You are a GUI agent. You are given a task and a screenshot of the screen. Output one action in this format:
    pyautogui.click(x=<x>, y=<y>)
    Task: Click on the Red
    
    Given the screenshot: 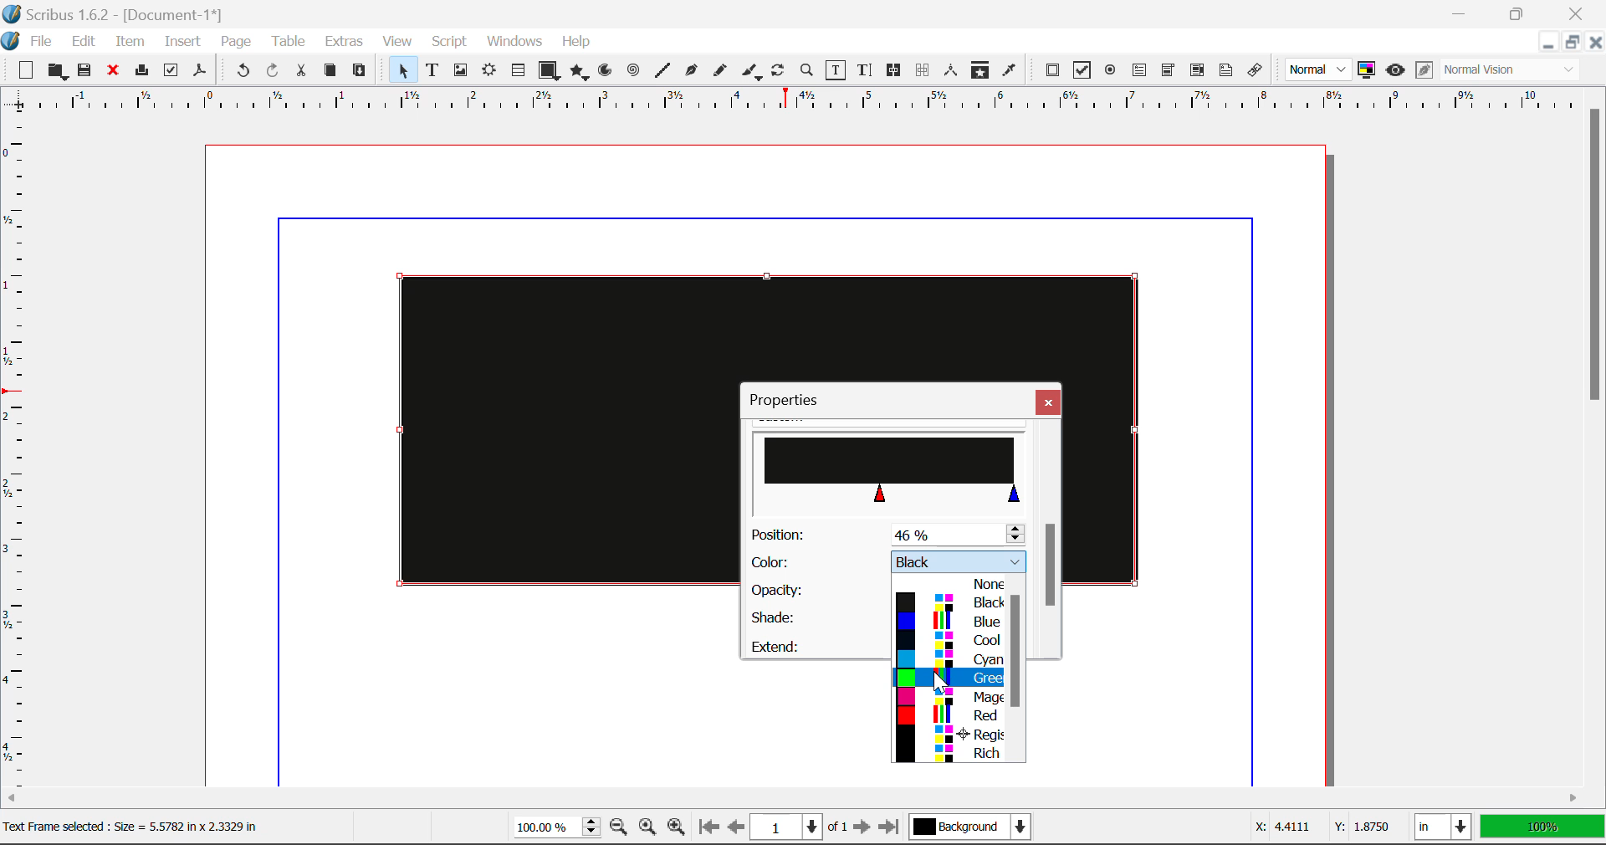 What is the action you would take?
    pyautogui.click(x=952, y=716)
    